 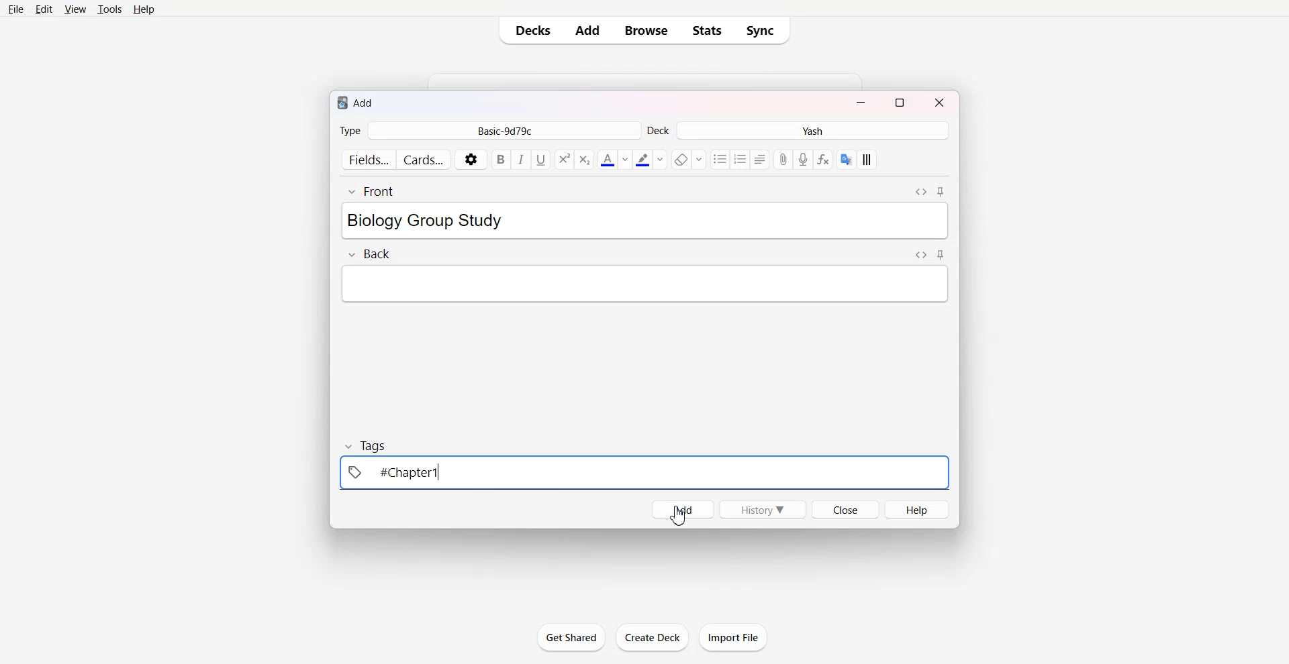 I want to click on Add, so click(x=587, y=31).